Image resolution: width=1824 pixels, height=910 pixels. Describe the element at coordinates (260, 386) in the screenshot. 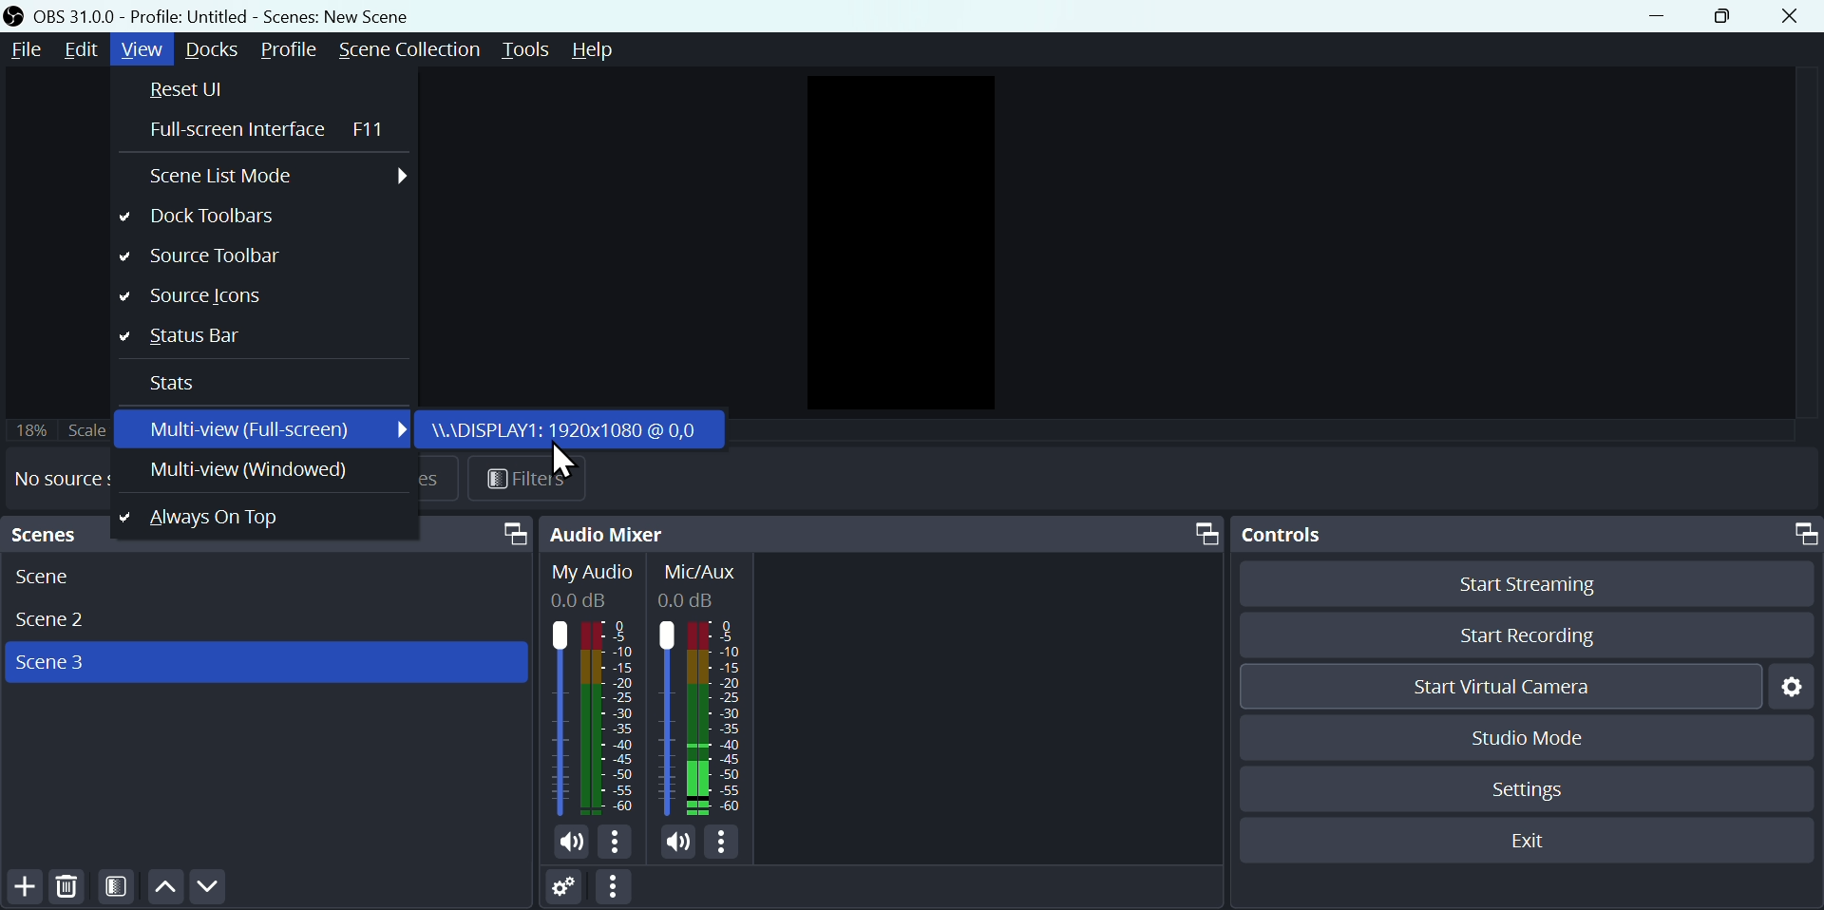

I see `Stats` at that location.